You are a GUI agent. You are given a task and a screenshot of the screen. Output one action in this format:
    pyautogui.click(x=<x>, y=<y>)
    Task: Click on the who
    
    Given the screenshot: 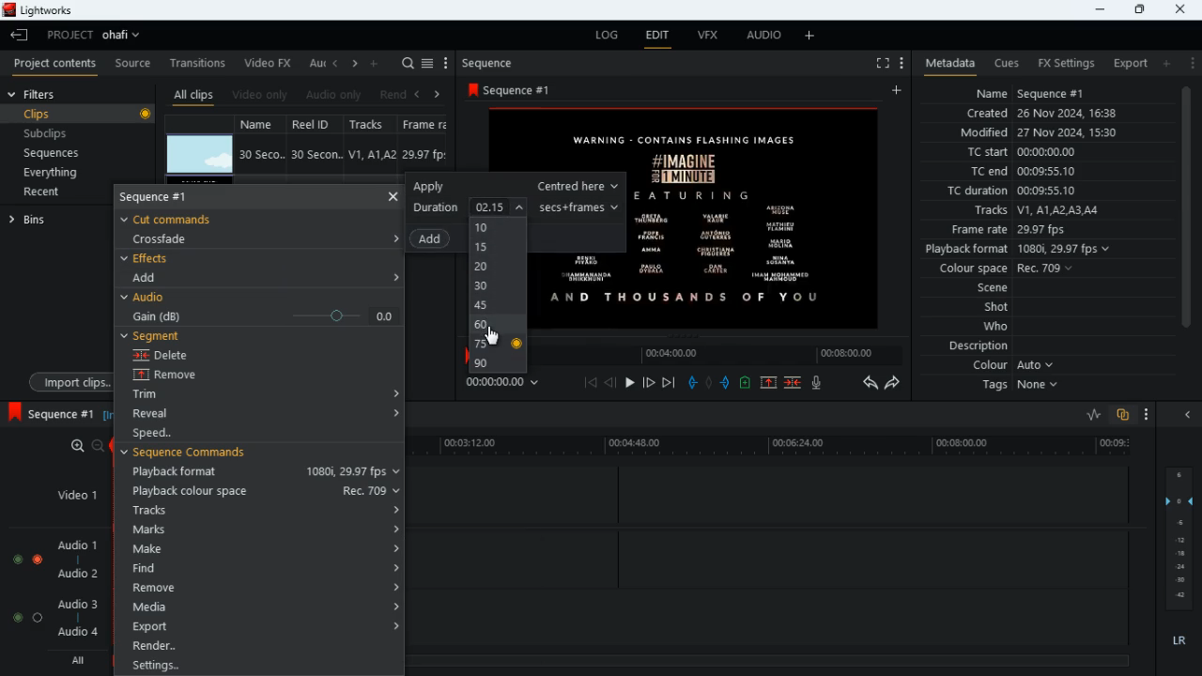 What is the action you would take?
    pyautogui.click(x=1000, y=327)
    